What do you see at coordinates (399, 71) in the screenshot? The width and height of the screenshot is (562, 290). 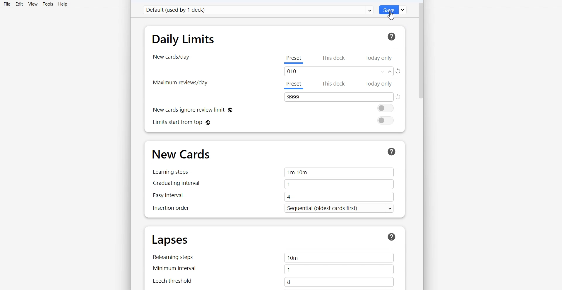 I see `Rest` at bounding box center [399, 71].